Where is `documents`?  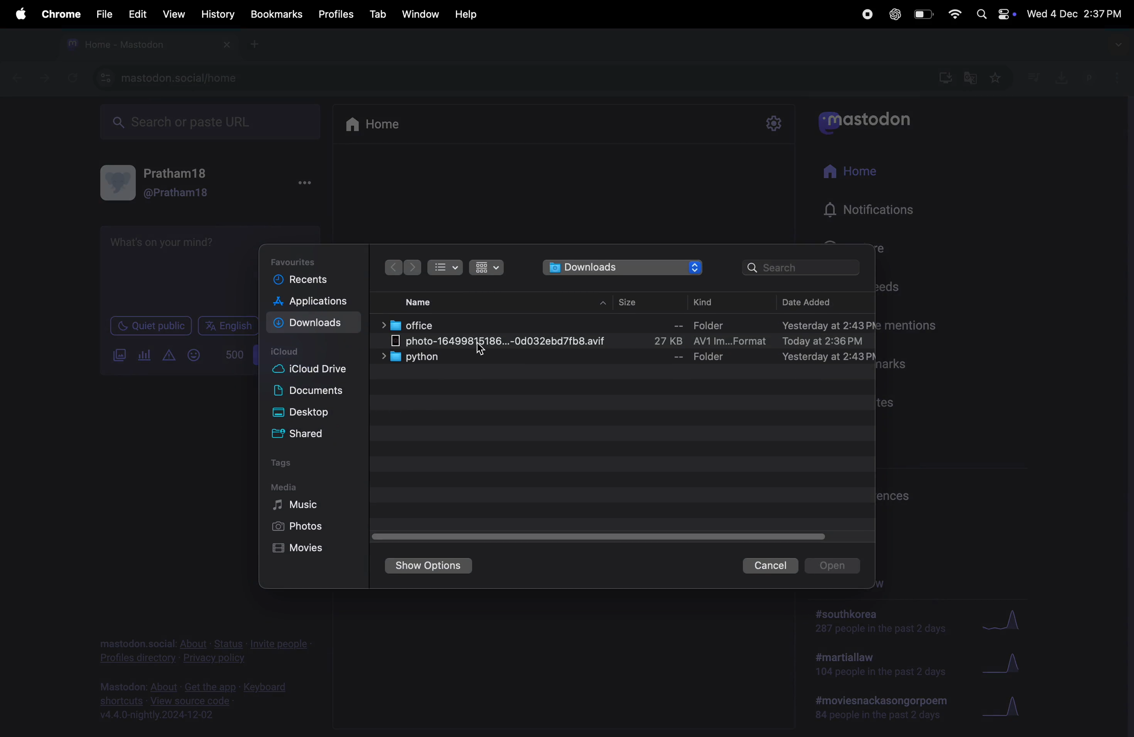
documents is located at coordinates (313, 393).